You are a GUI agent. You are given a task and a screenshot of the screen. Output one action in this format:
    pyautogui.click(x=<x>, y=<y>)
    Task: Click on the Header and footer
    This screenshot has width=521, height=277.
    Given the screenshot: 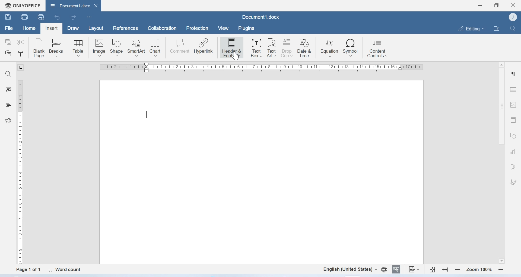 What is the action you would take?
    pyautogui.click(x=513, y=120)
    